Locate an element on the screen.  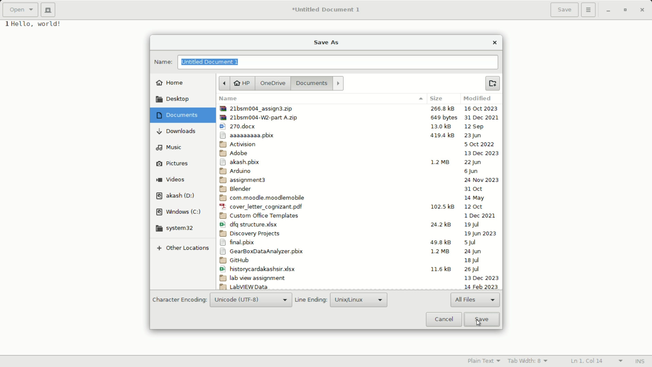
character encoding is located at coordinates (179, 300).